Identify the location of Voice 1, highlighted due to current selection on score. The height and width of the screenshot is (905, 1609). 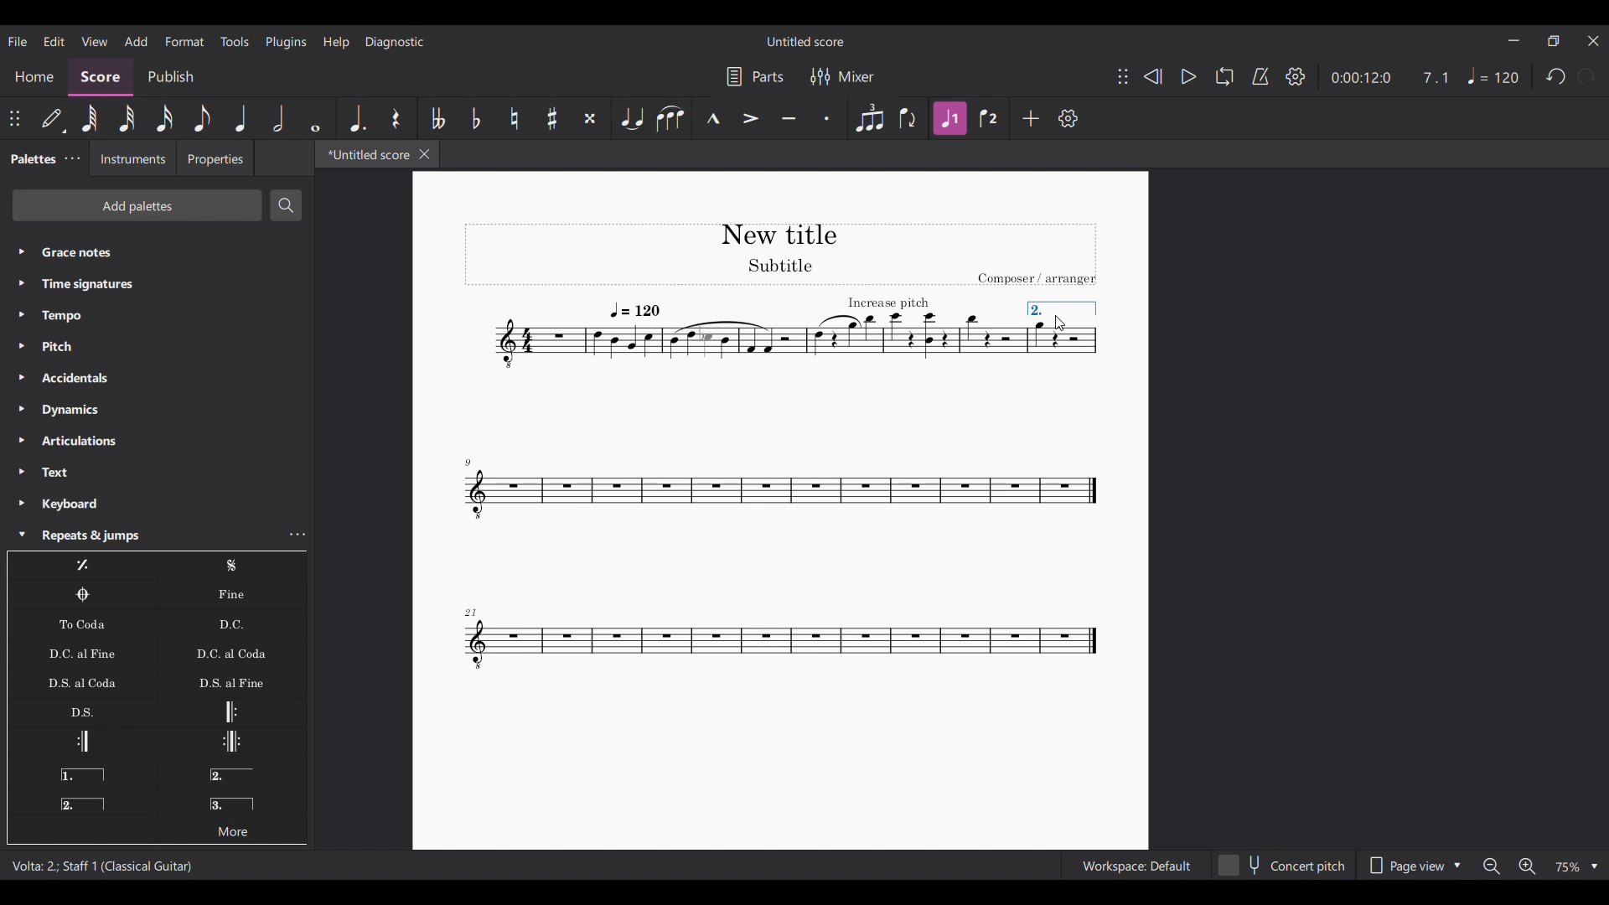
(950, 118).